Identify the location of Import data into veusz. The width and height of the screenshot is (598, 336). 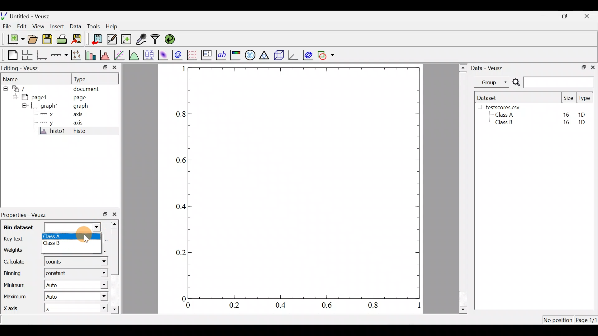
(97, 40).